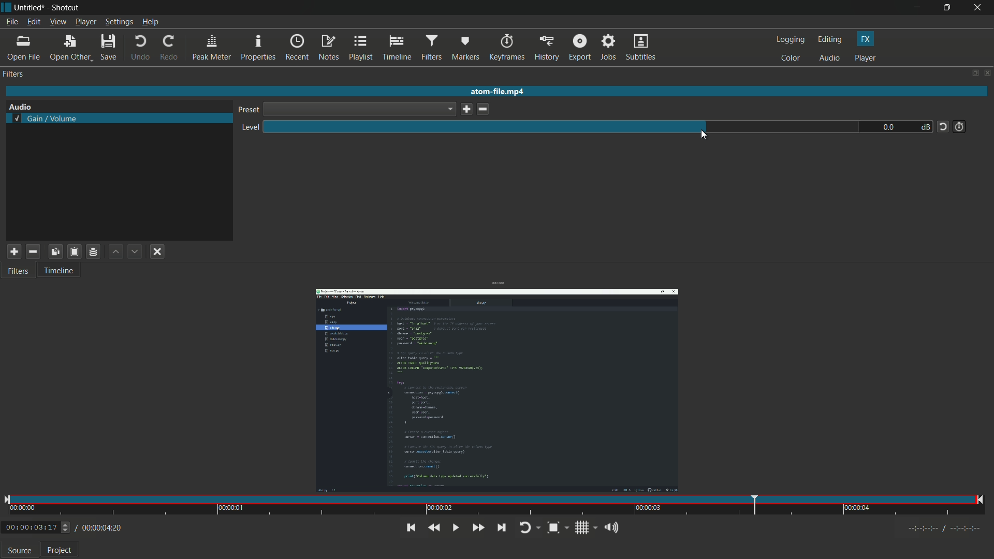  I want to click on export, so click(580, 48).